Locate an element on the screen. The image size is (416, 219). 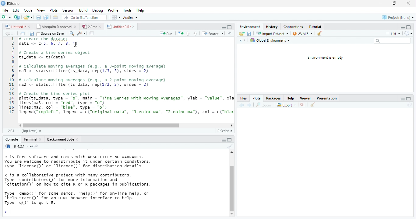
back is located at coordinates (241, 105).